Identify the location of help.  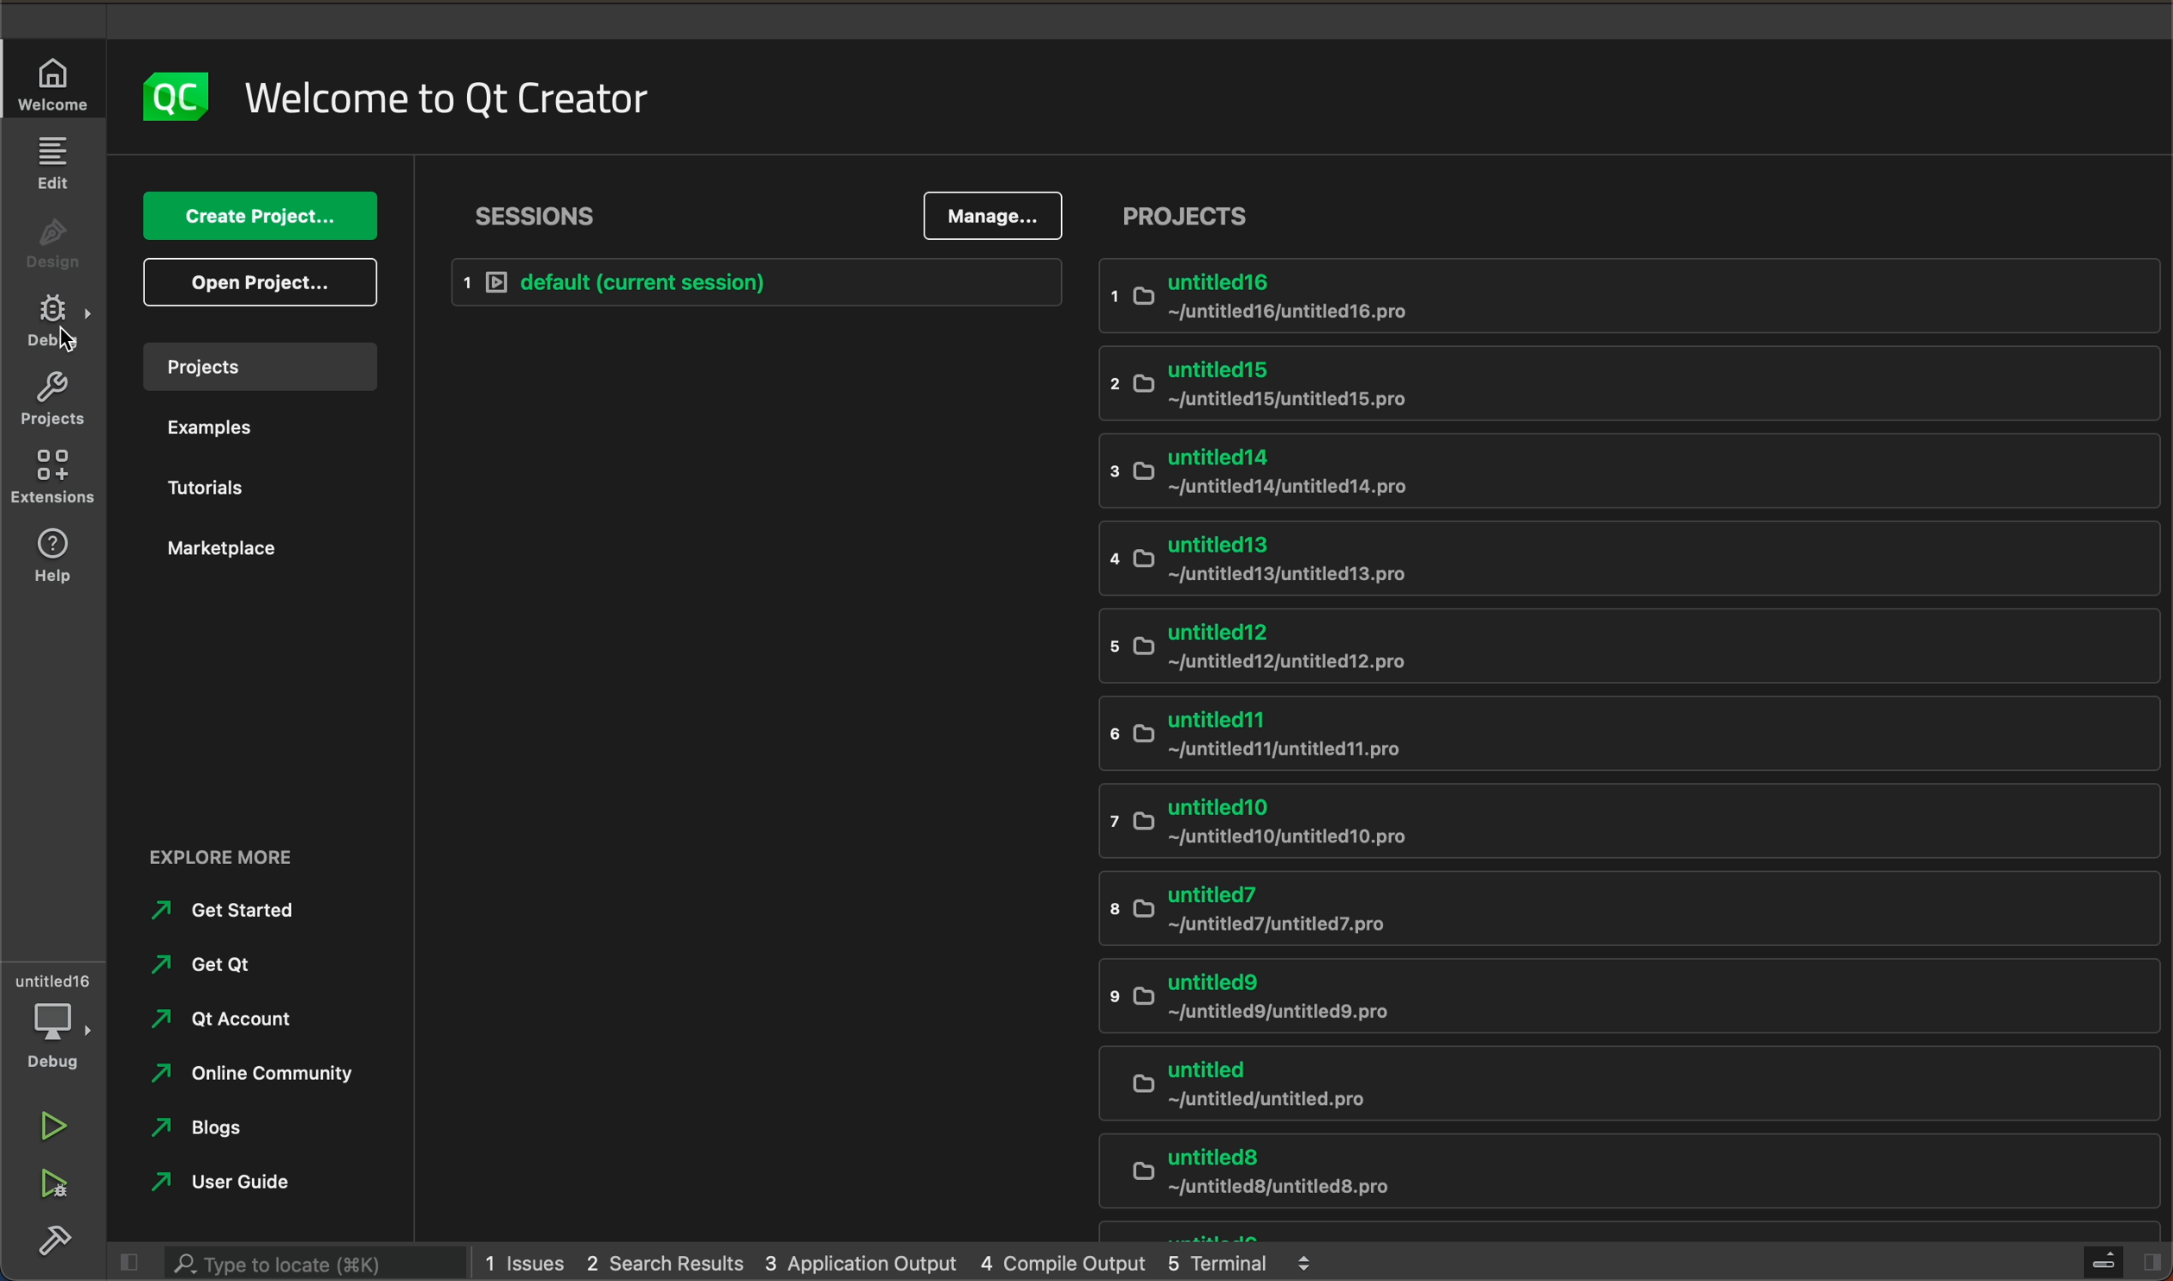
(48, 558).